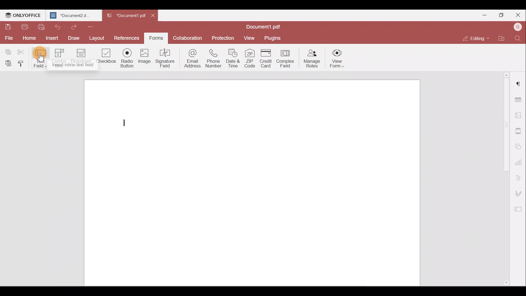 The width and height of the screenshot is (526, 296). Describe the element at coordinates (7, 63) in the screenshot. I see `Paste` at that location.